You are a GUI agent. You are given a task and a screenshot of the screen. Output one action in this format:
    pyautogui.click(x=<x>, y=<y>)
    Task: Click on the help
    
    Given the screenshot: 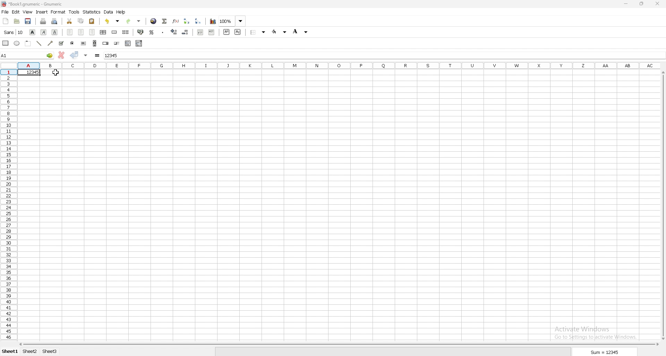 What is the action you would take?
    pyautogui.click(x=121, y=12)
    